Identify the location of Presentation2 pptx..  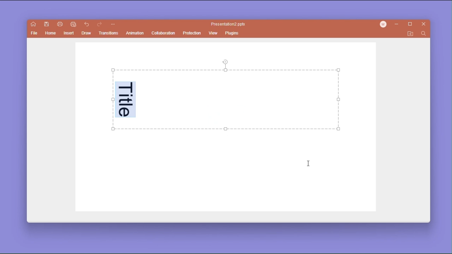
(229, 24).